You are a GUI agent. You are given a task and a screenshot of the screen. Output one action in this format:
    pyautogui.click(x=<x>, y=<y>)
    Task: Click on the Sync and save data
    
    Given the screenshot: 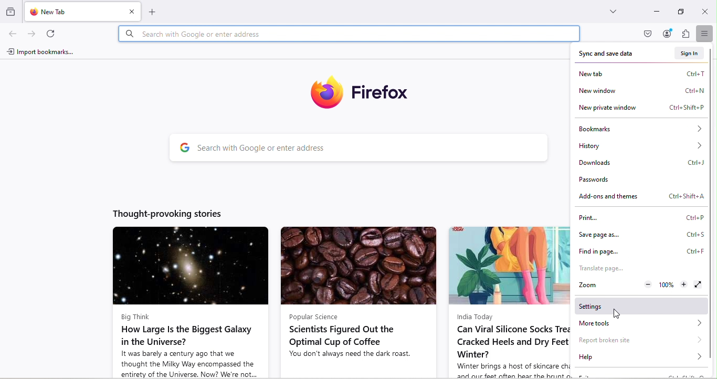 What is the action you would take?
    pyautogui.click(x=605, y=52)
    